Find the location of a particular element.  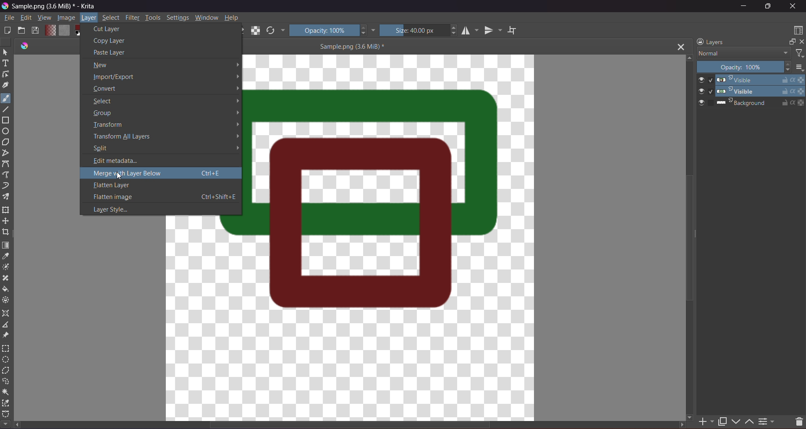

Dynamic Brush is located at coordinates (6, 186).